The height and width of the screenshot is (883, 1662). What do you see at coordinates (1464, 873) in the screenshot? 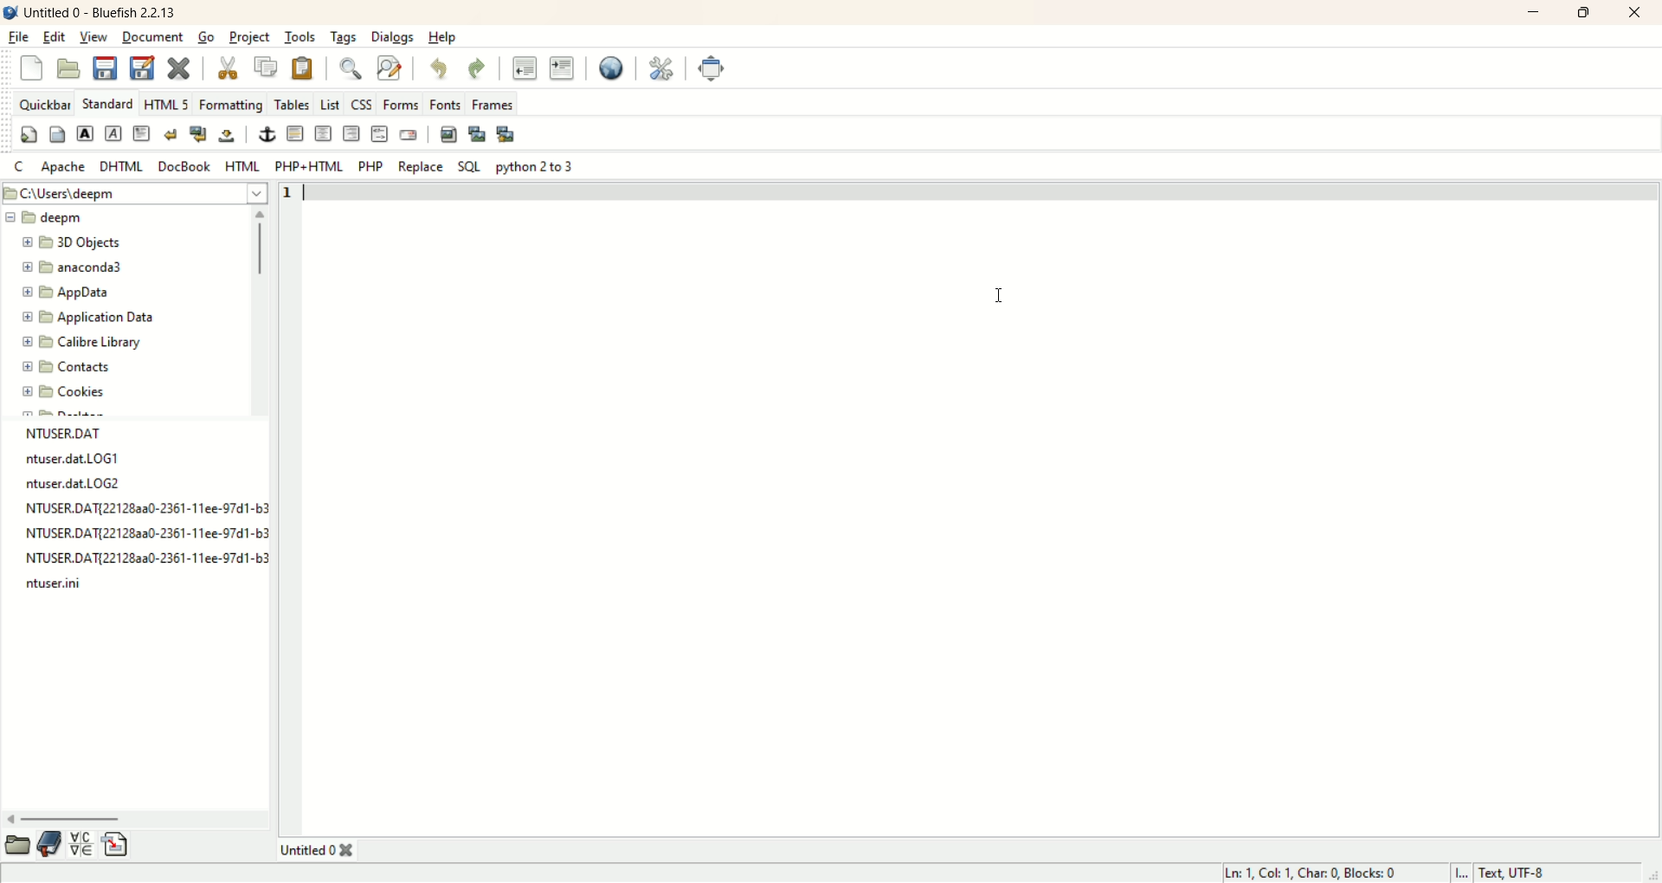
I see `I` at bounding box center [1464, 873].